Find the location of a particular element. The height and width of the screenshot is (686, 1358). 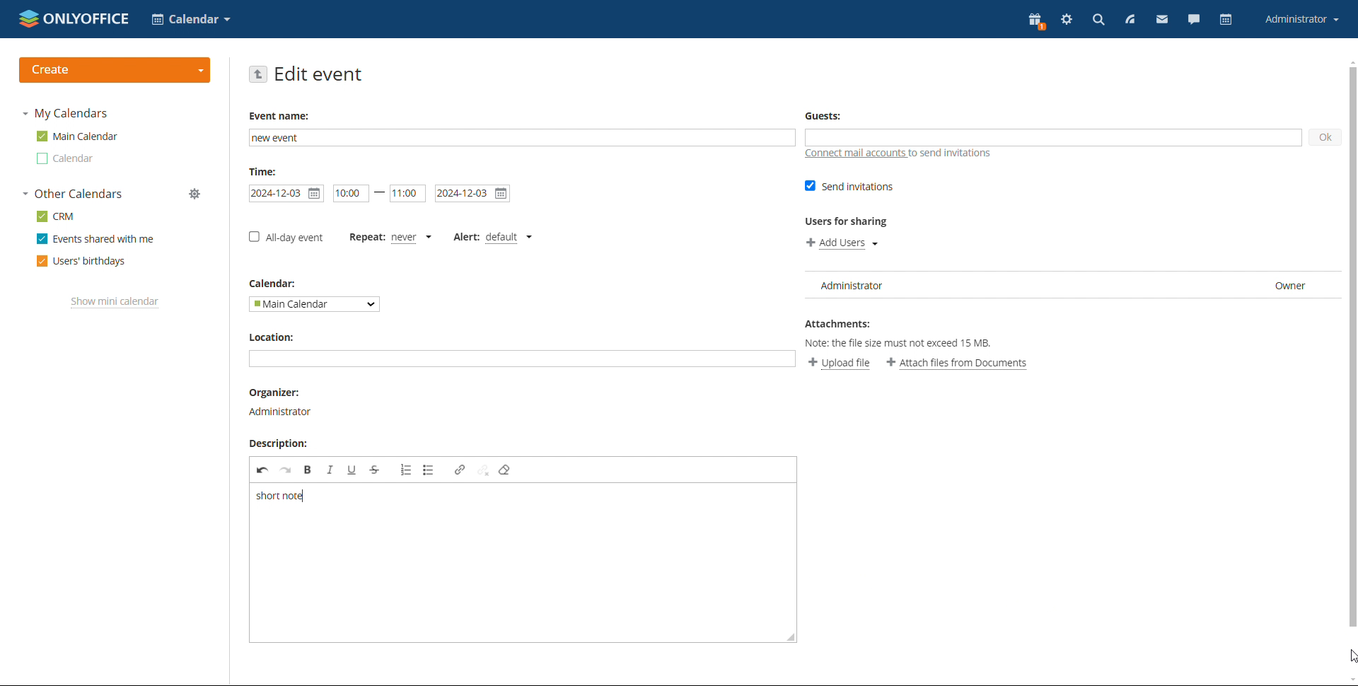

set repetition is located at coordinates (390, 239).